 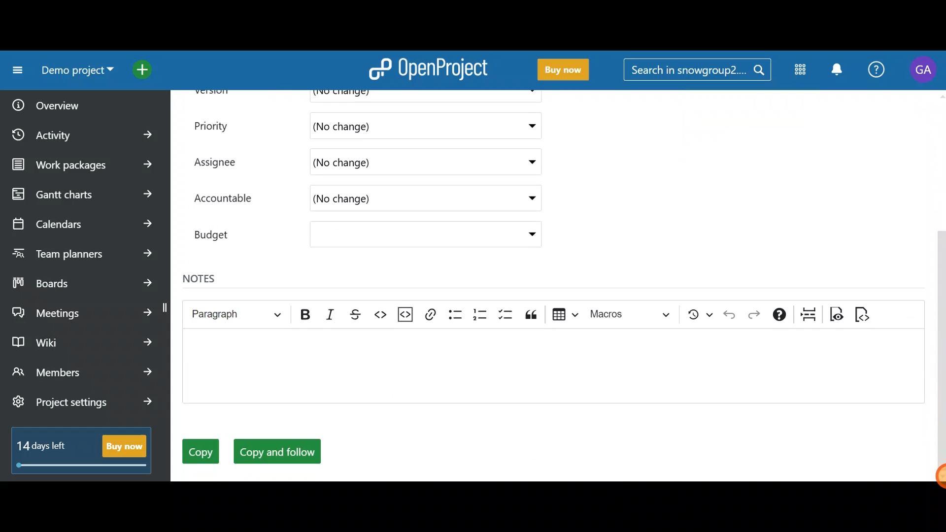 I want to click on Priority dropdown, so click(x=530, y=126).